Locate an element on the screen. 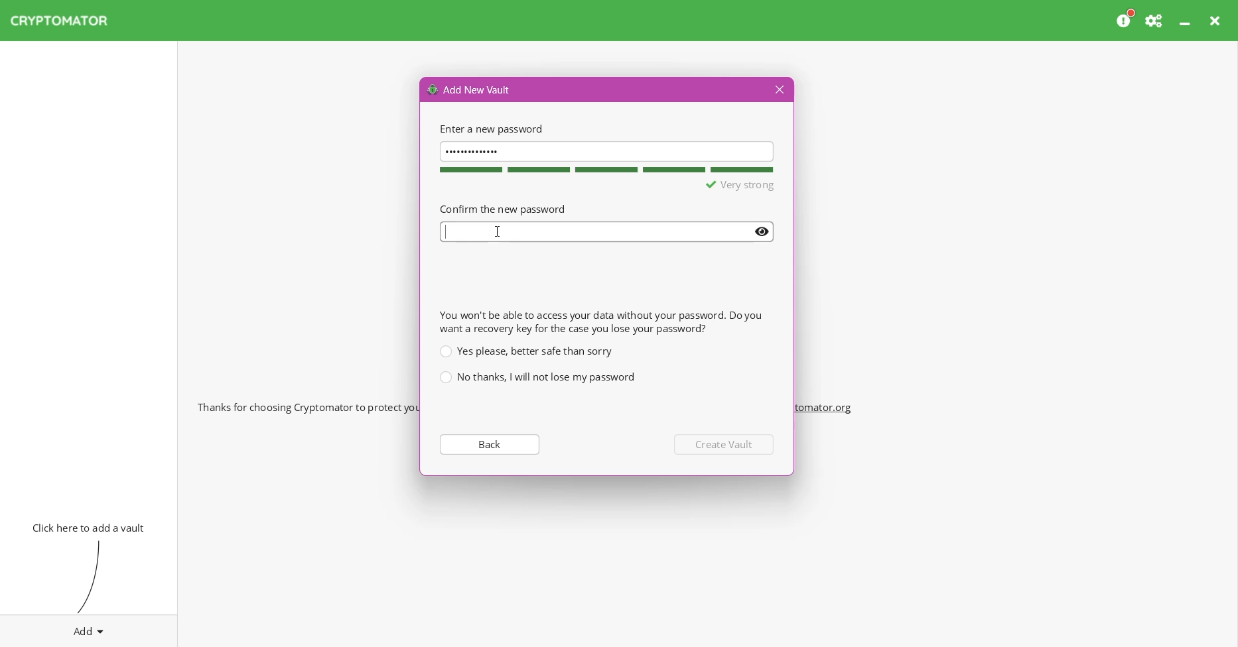  (un)check please, I will not lose my password is located at coordinates (537, 377).